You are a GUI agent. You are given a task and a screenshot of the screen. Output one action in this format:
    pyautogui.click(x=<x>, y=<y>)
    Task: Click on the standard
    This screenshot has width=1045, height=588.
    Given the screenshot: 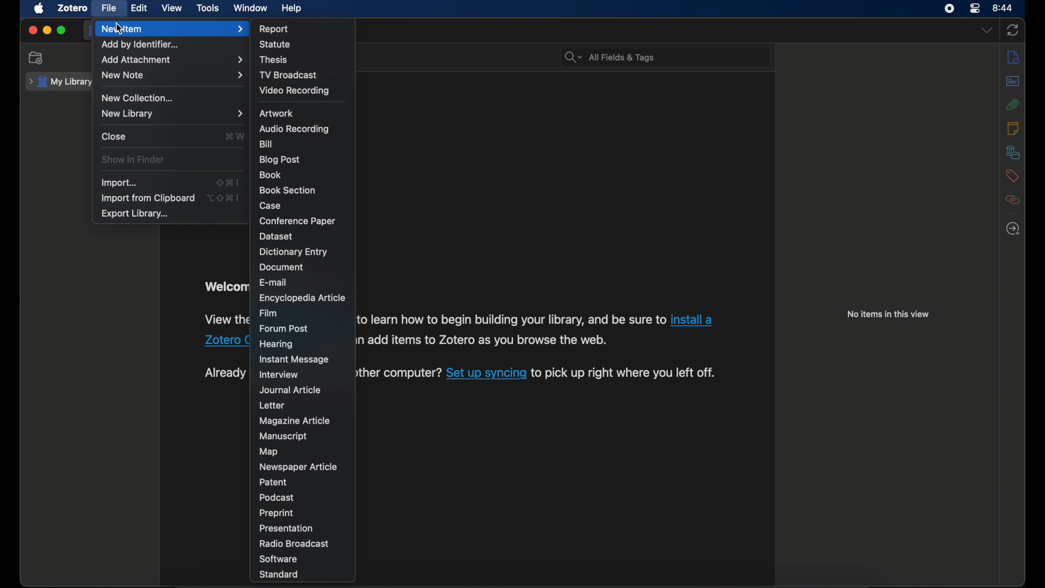 What is the action you would take?
    pyautogui.click(x=280, y=574)
    